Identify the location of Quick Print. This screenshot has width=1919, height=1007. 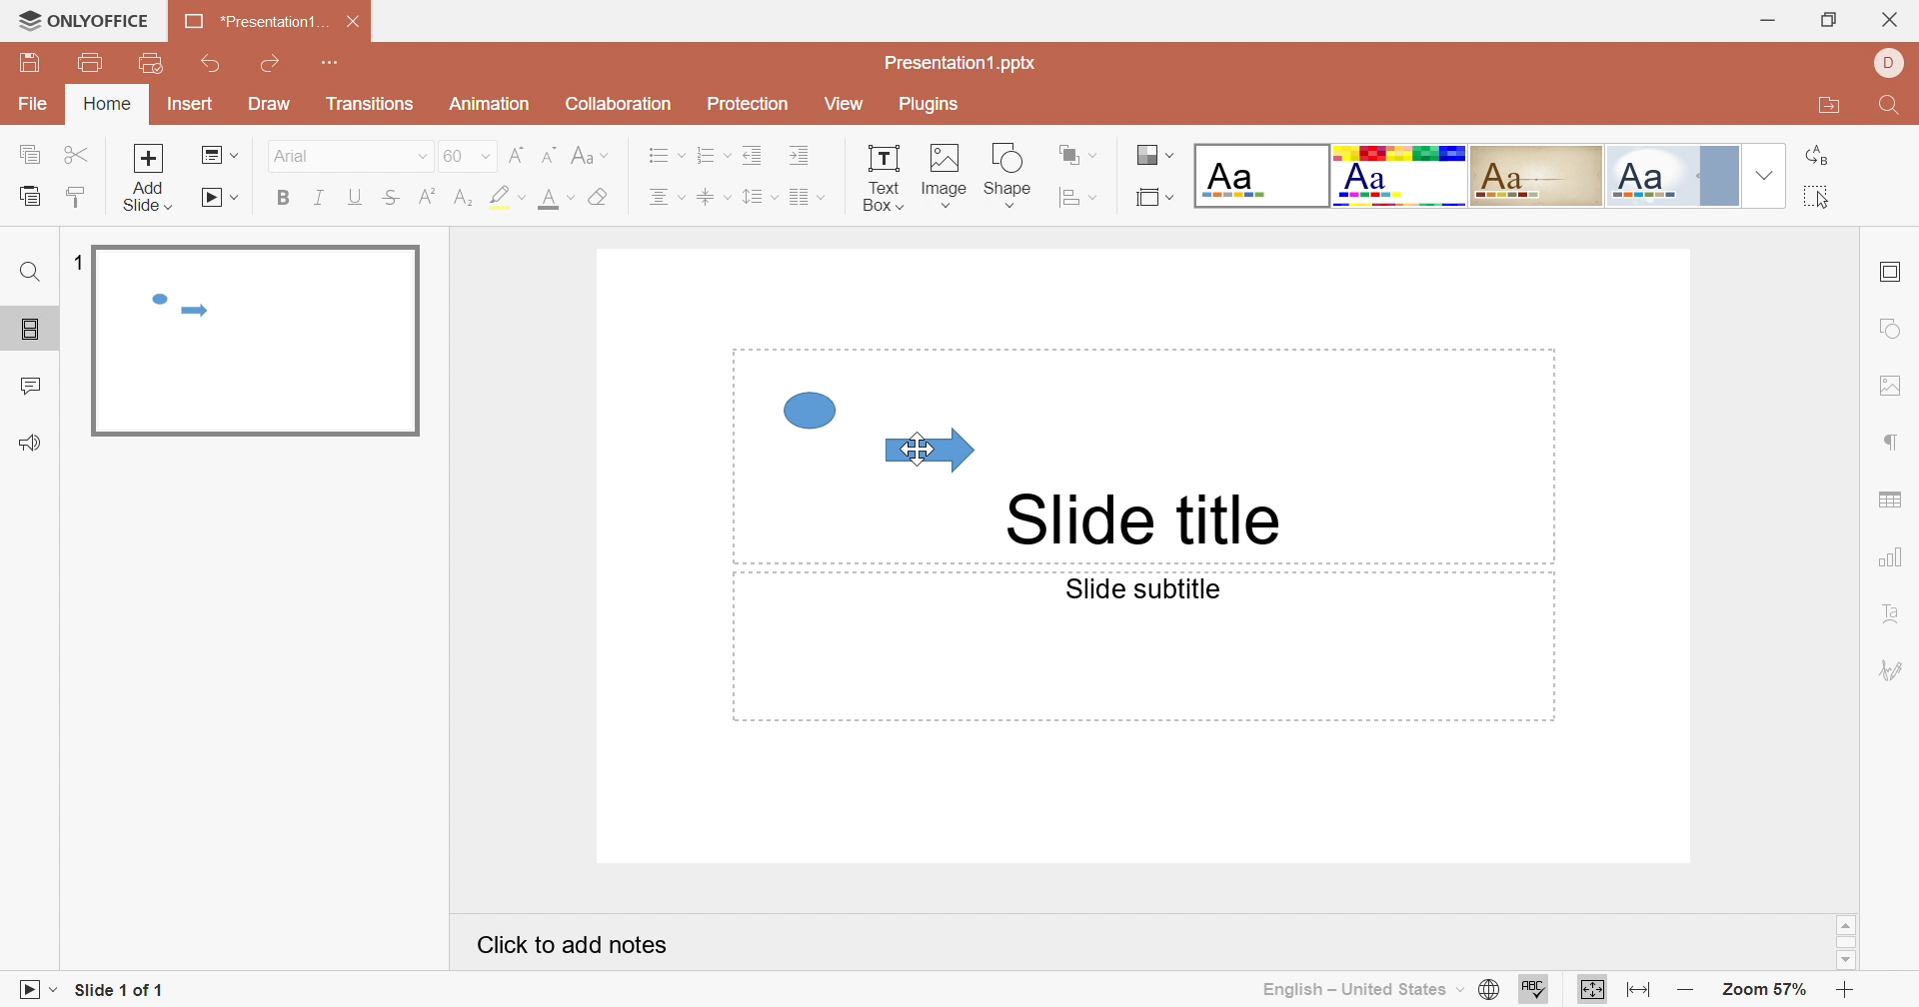
(148, 64).